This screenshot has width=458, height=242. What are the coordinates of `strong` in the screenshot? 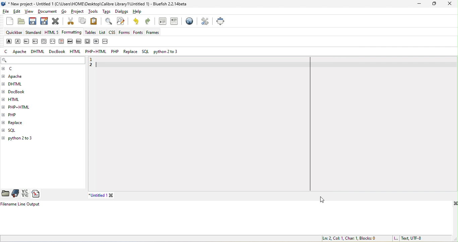 It's located at (8, 41).